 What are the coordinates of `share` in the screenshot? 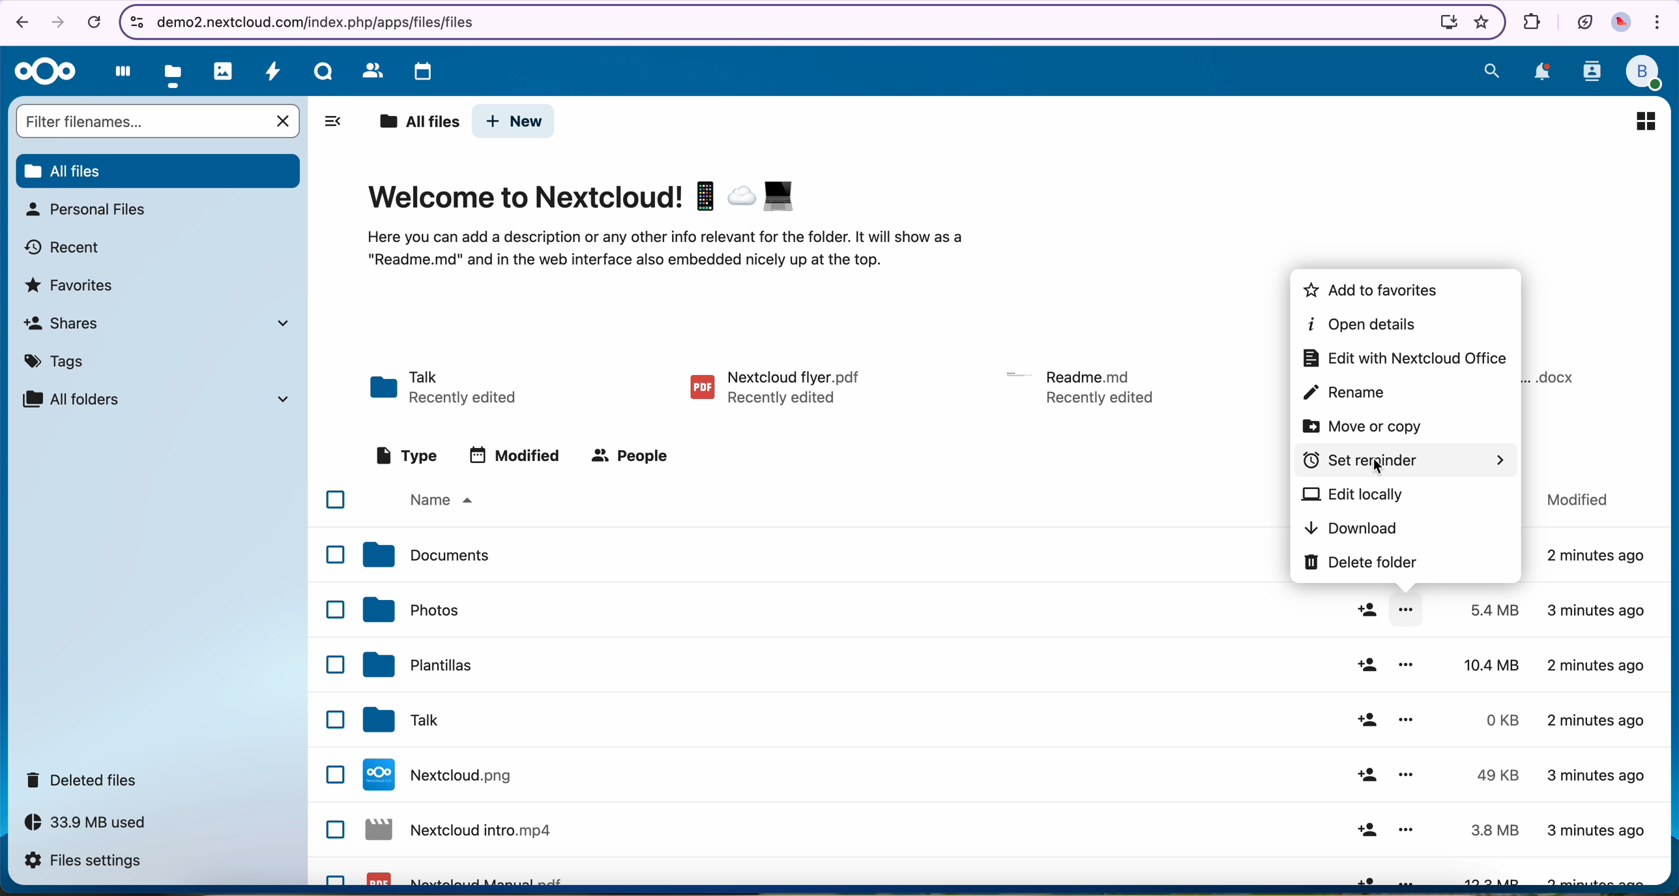 It's located at (1363, 611).